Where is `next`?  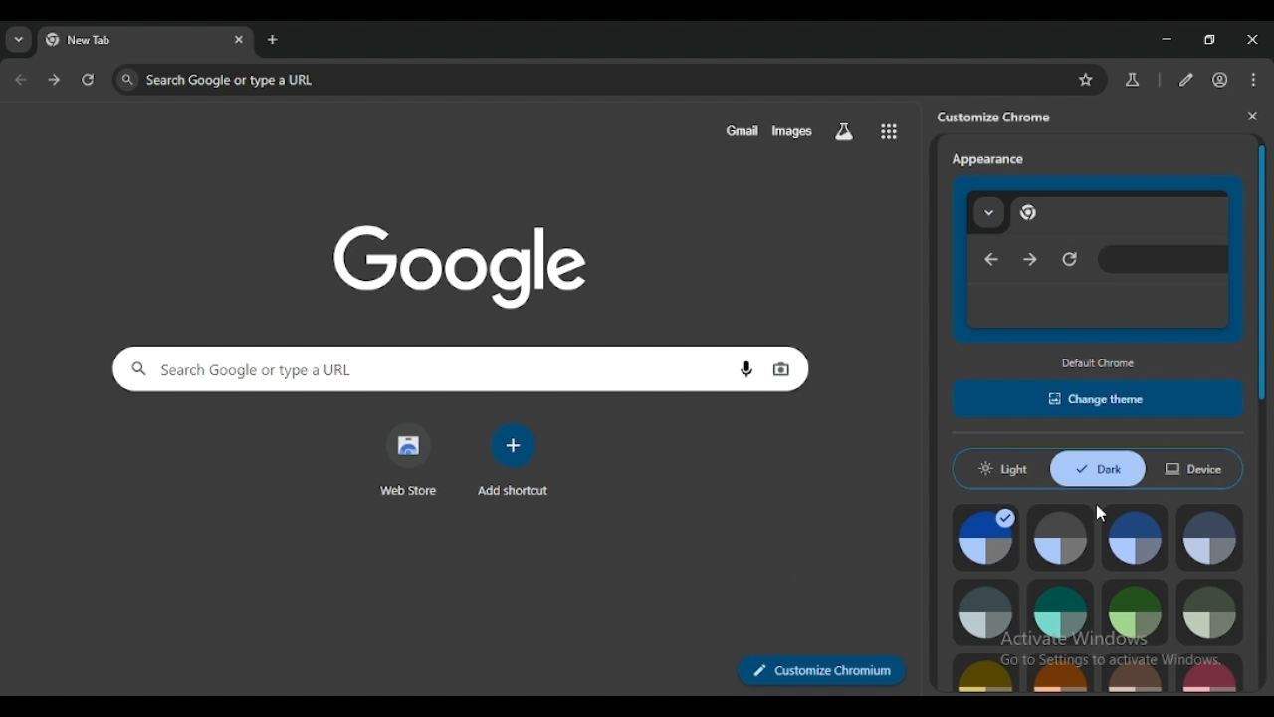 next is located at coordinates (1031, 262).